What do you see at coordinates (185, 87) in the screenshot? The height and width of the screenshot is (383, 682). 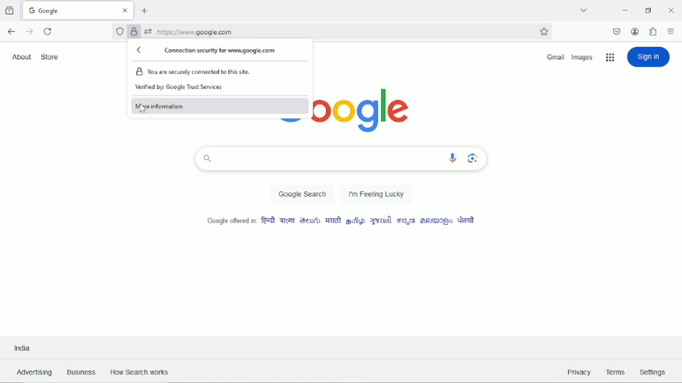 I see `Verified by Google Trust Services` at bounding box center [185, 87].